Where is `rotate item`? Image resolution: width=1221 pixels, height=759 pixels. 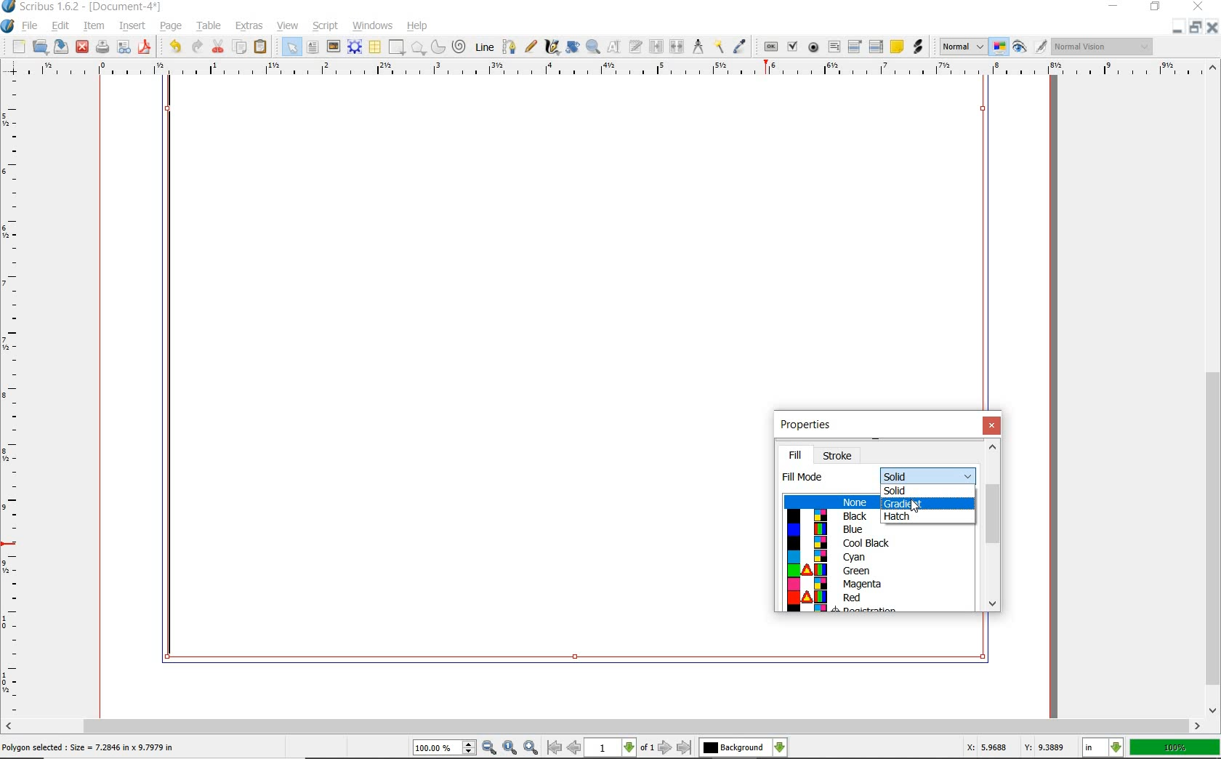
rotate item is located at coordinates (572, 48).